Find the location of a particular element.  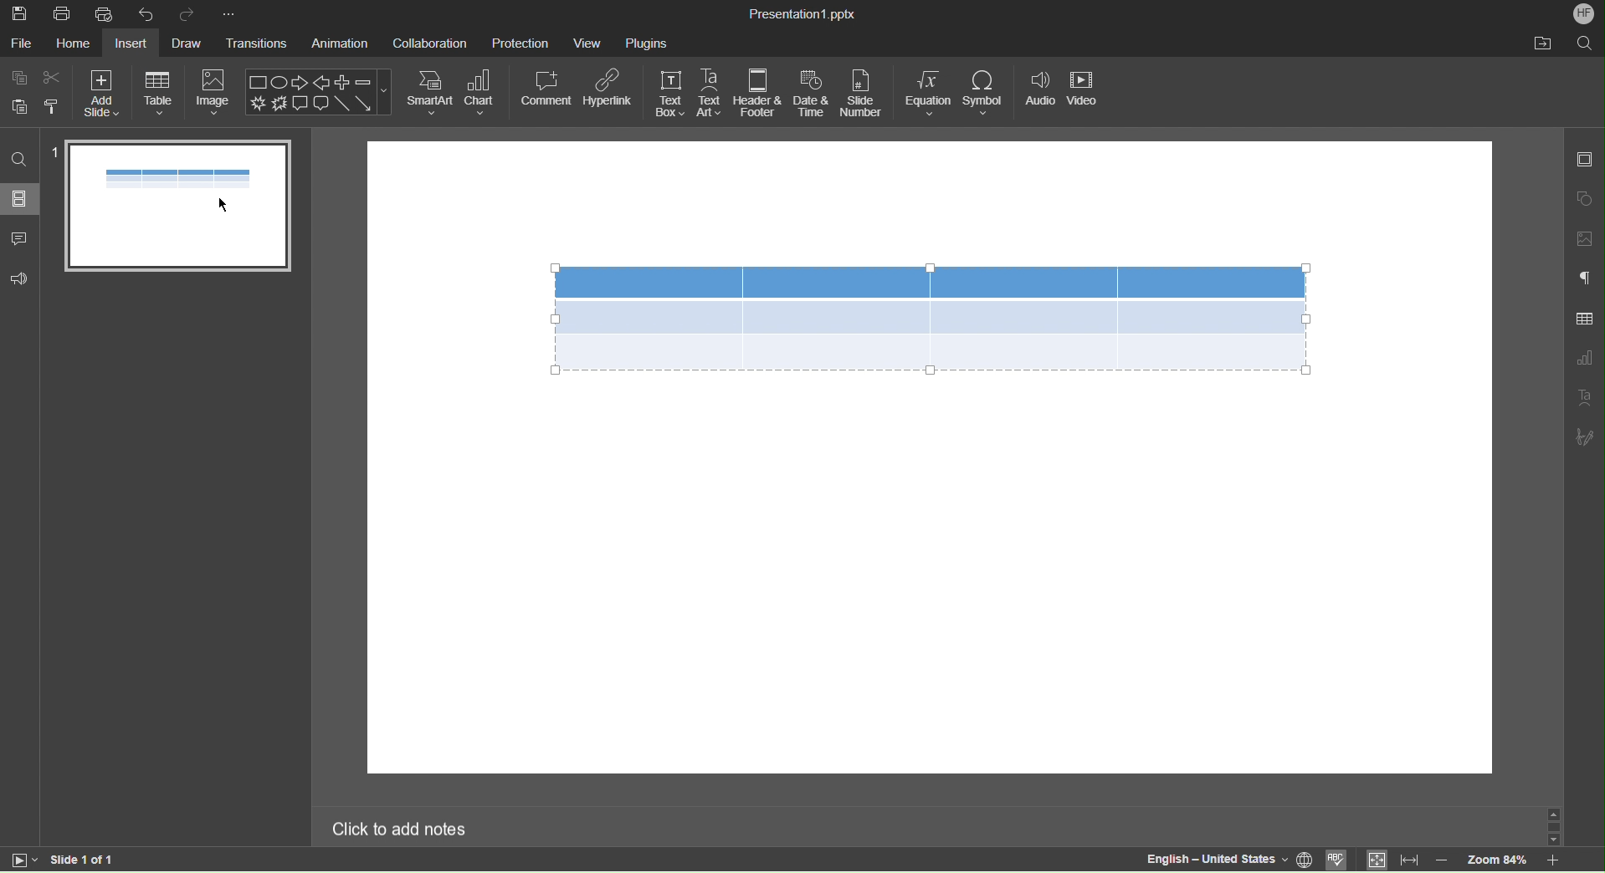

Click to add notes is located at coordinates (401, 827).